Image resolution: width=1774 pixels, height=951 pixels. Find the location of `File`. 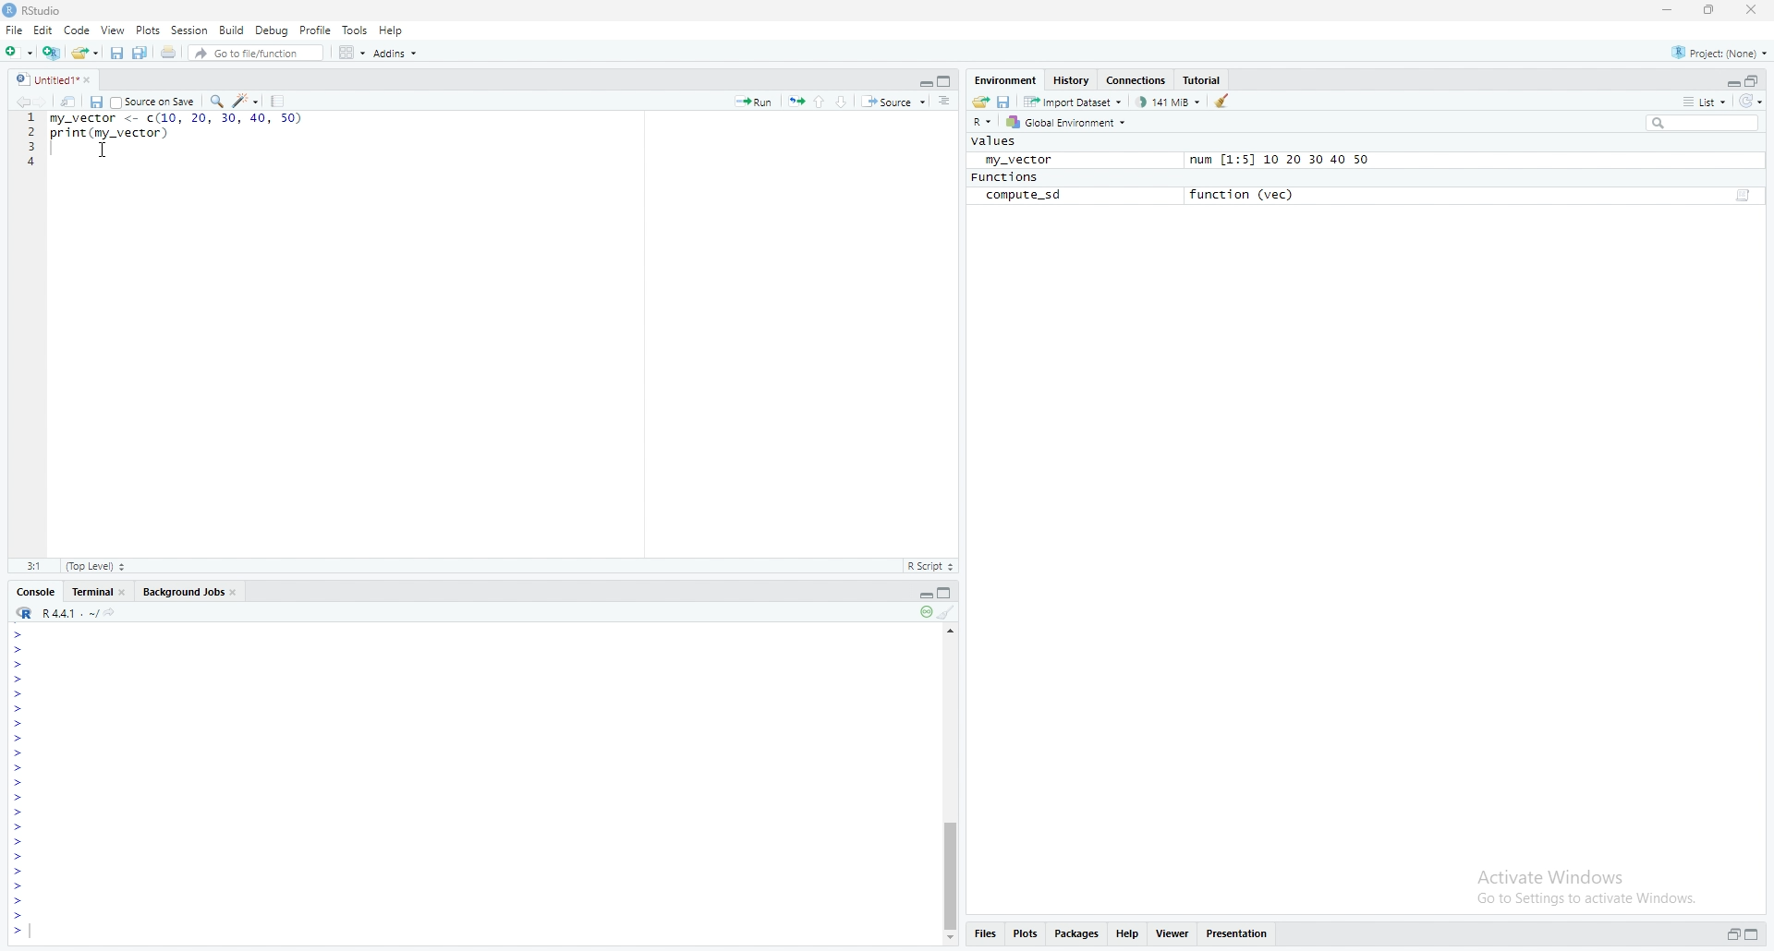

File is located at coordinates (14, 30).